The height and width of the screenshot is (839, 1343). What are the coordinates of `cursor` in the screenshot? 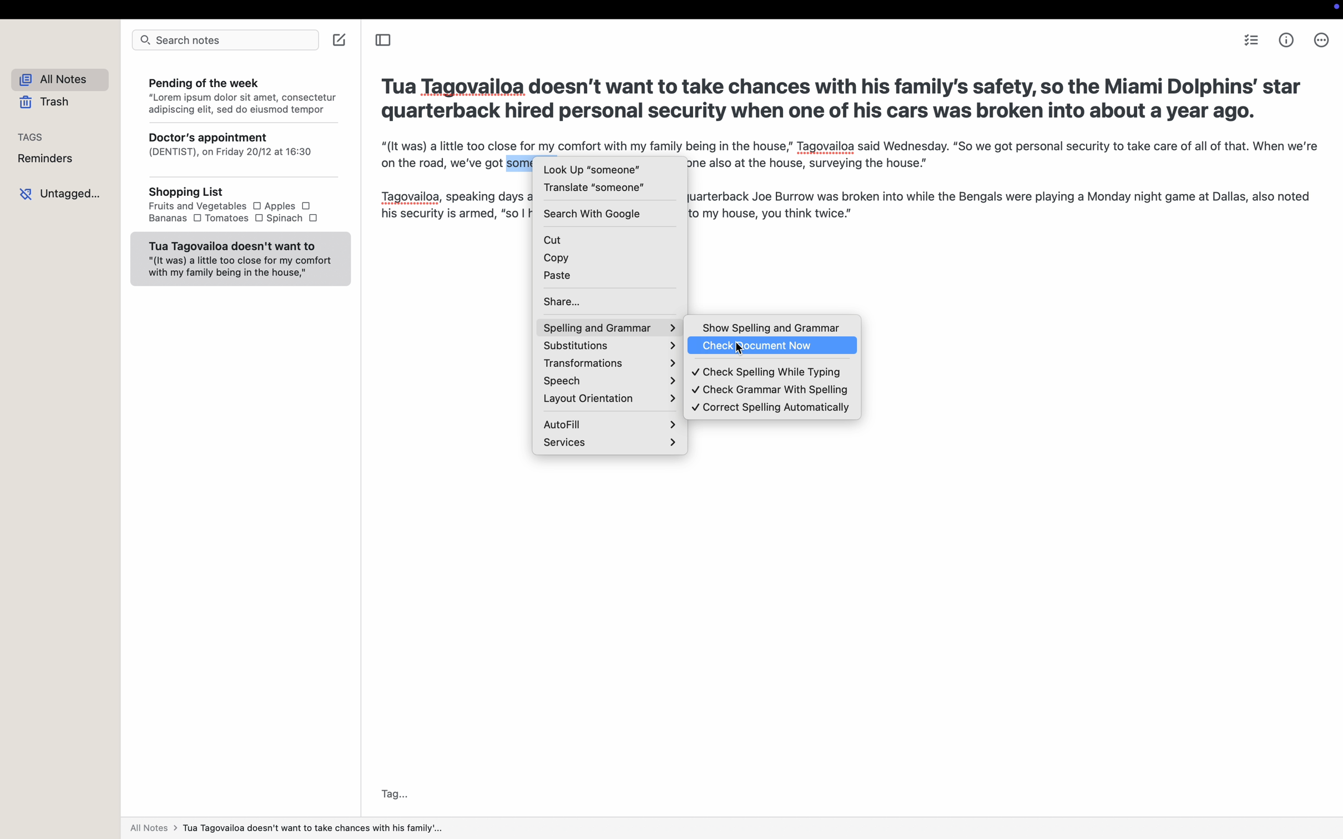 It's located at (741, 350).